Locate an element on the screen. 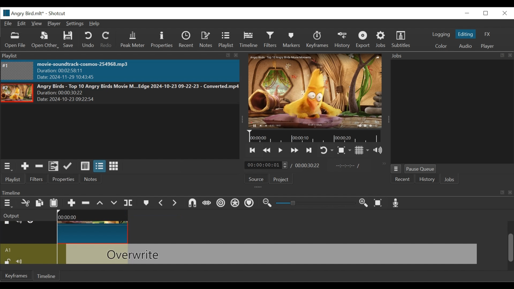 The height and width of the screenshot is (289, 514). Image is located at coordinates (17, 71).